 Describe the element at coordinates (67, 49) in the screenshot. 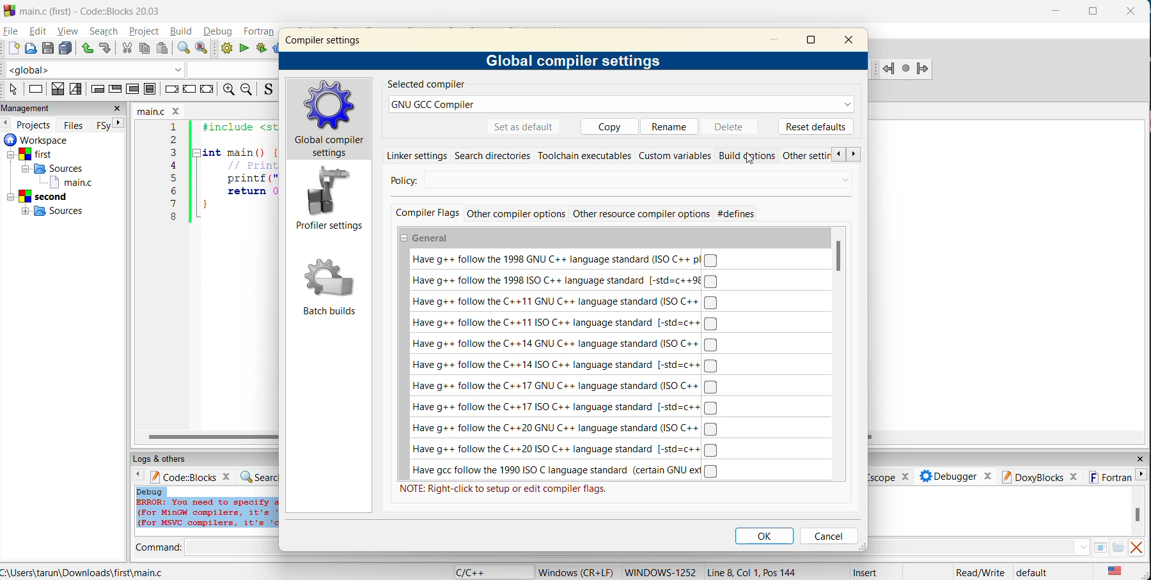

I see `save all` at that location.